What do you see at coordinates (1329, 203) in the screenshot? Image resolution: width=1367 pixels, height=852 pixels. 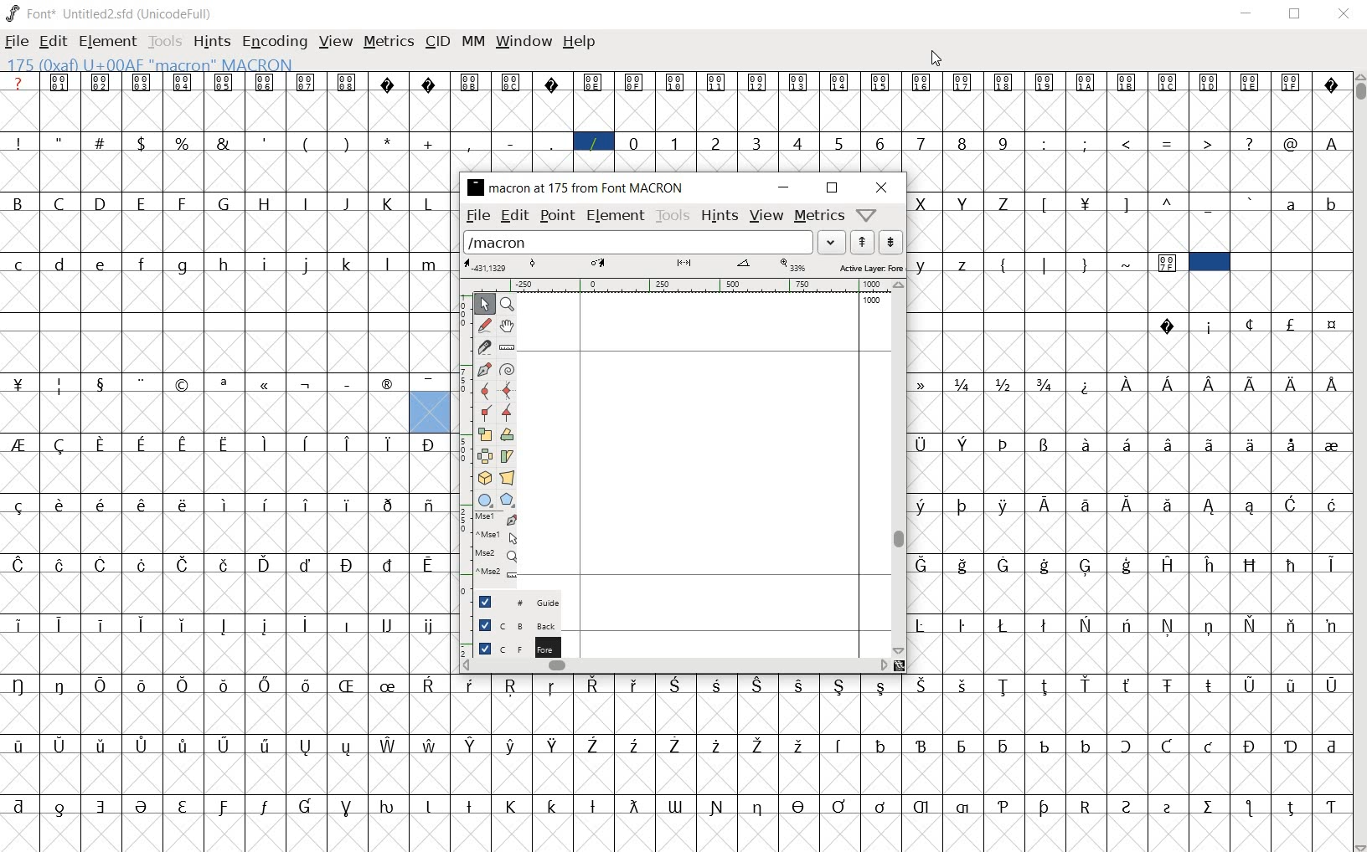 I see `b` at bounding box center [1329, 203].